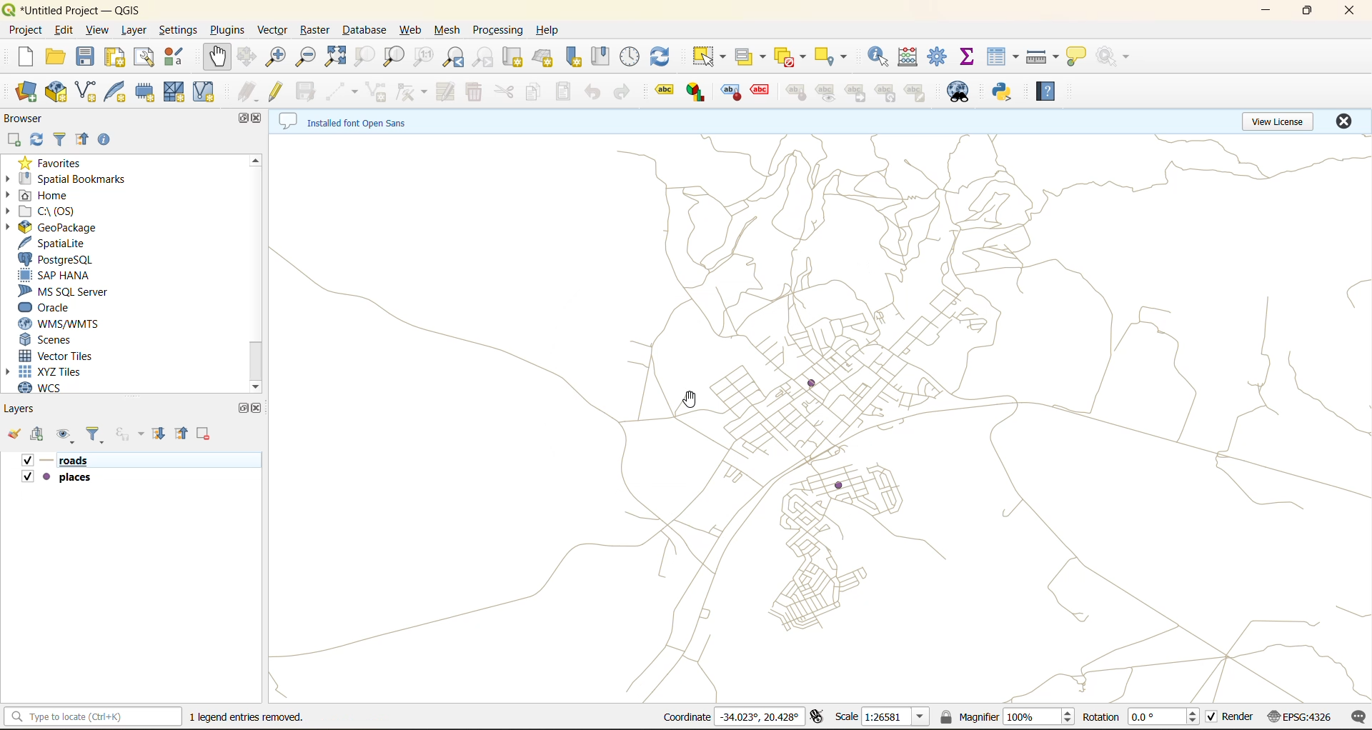 Image resolution: width=1372 pixels, height=730 pixels. Describe the element at coordinates (72, 212) in the screenshot. I see `c\:os` at that location.